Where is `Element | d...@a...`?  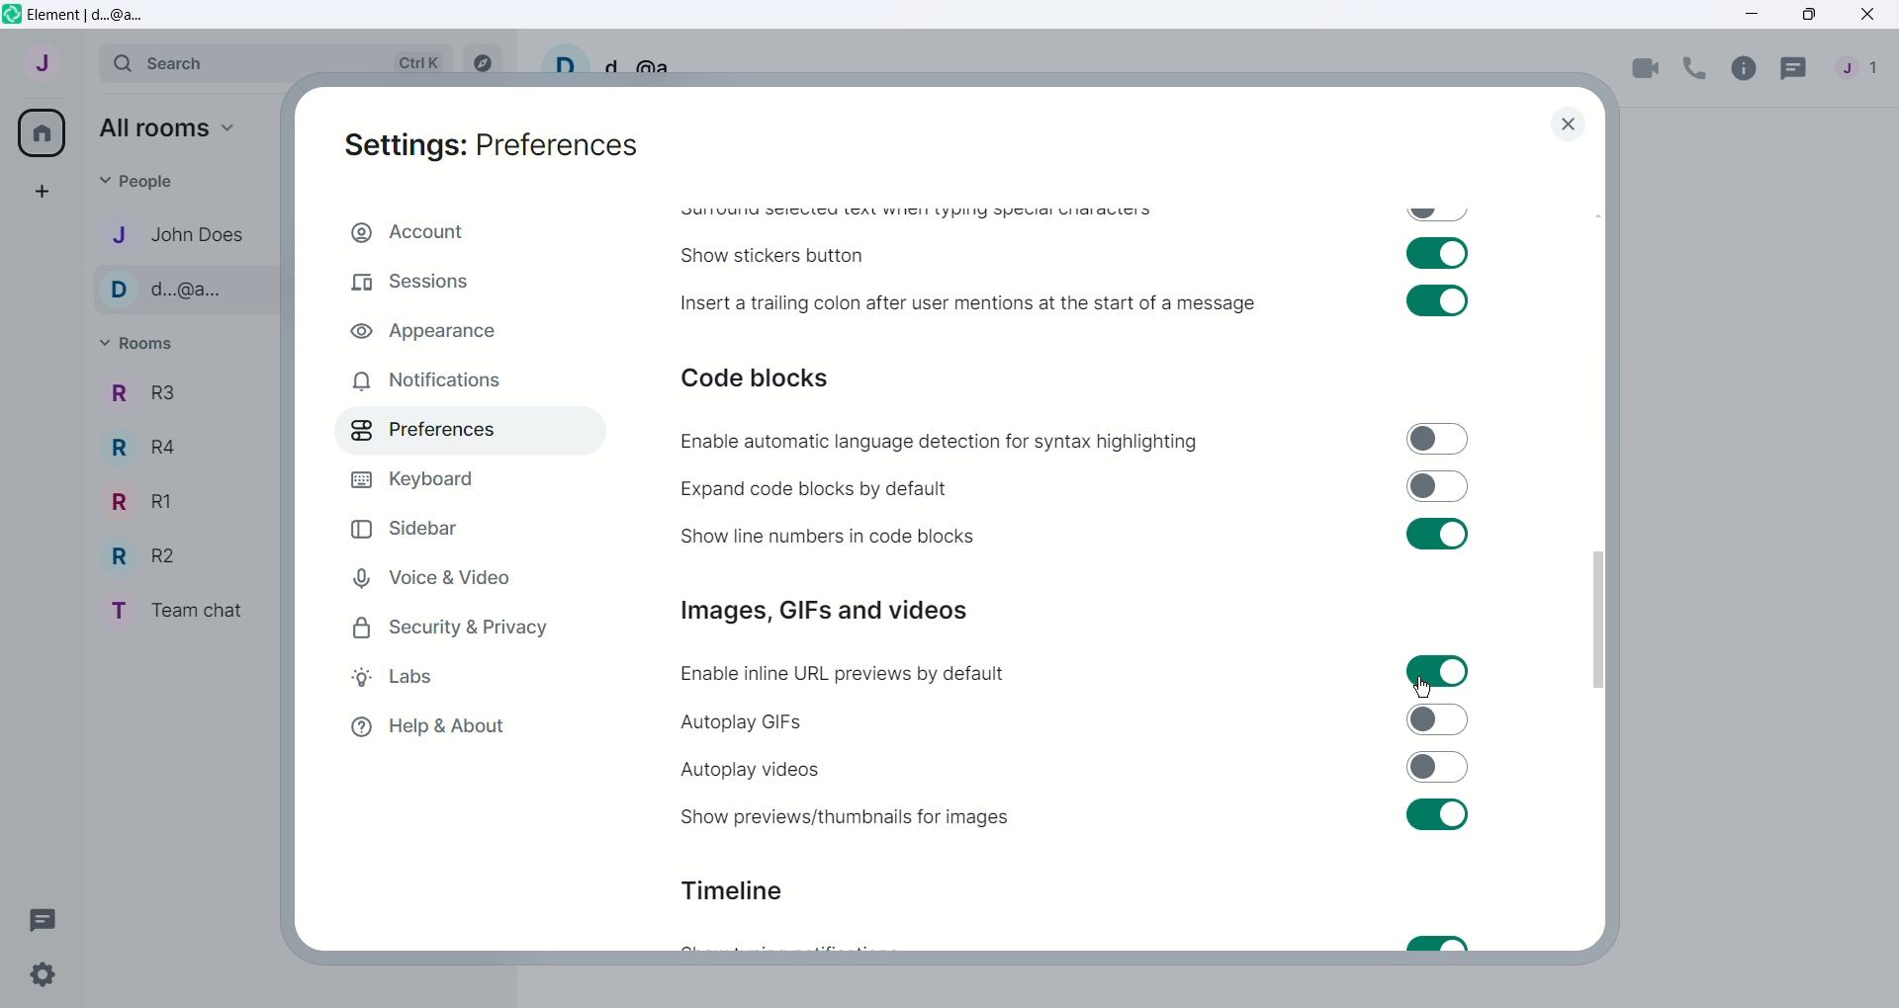
Element | d...@a... is located at coordinates (90, 16).